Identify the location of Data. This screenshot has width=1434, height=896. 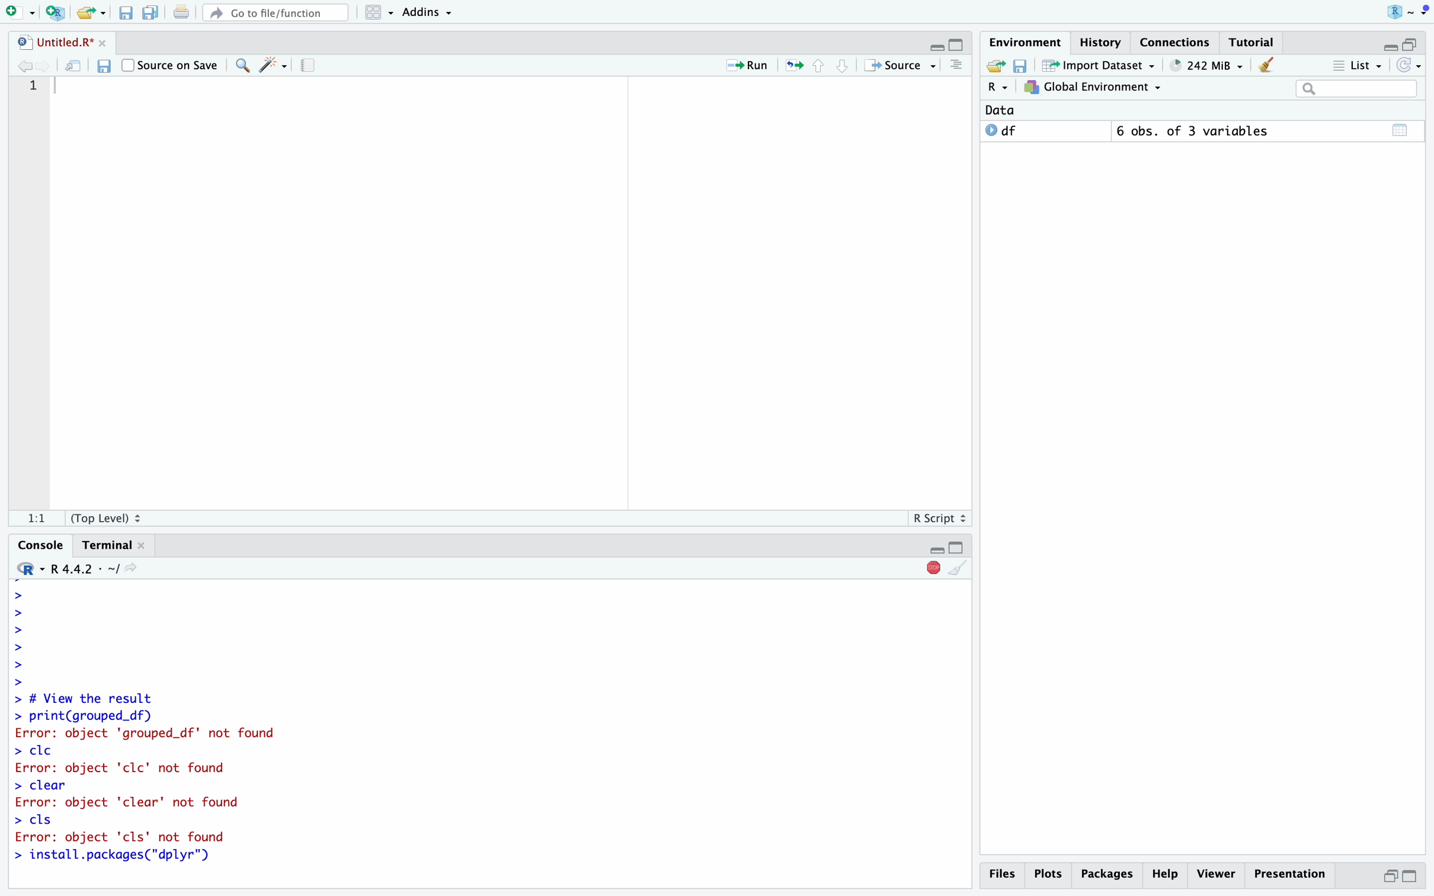
(1009, 110).